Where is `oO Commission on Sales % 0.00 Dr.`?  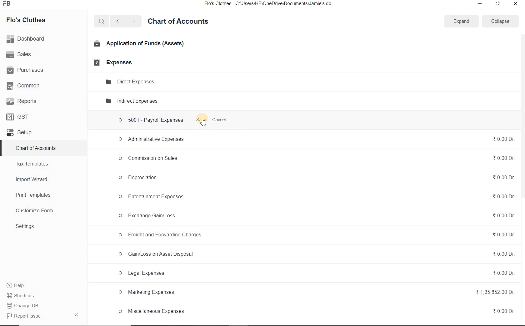 oO Commission on Sales % 0.00 Dr. is located at coordinates (316, 158).